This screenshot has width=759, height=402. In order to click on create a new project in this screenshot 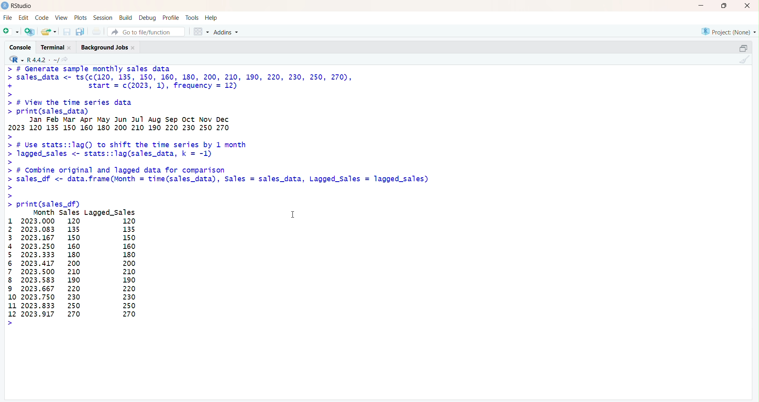, I will do `click(30, 32)`.